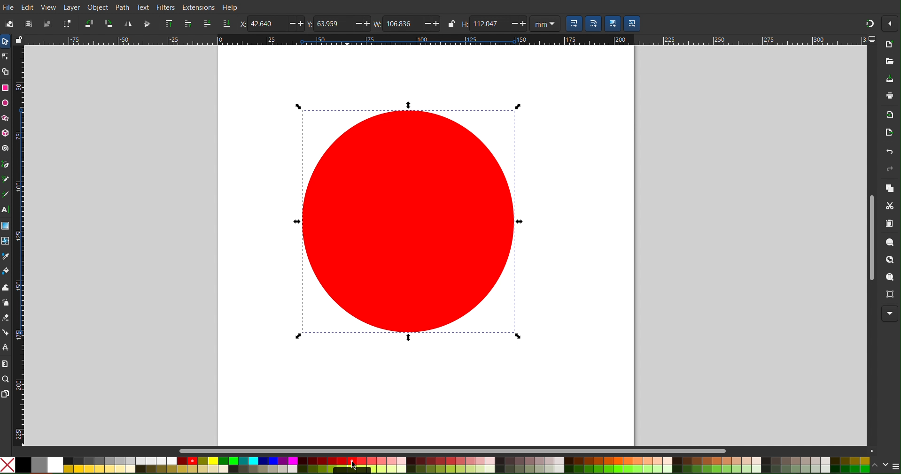 Image resolution: width=901 pixels, height=474 pixels. I want to click on Tweak Tool, so click(6, 288).